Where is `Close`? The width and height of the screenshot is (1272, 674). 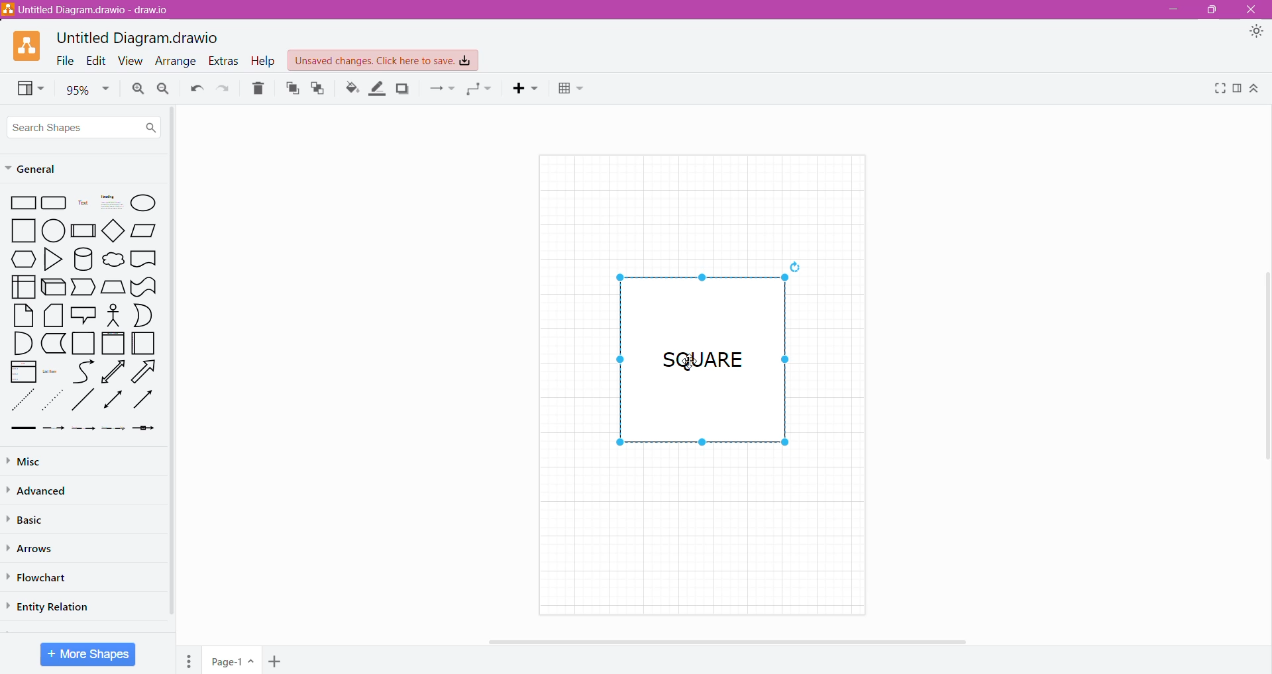 Close is located at coordinates (1253, 10).